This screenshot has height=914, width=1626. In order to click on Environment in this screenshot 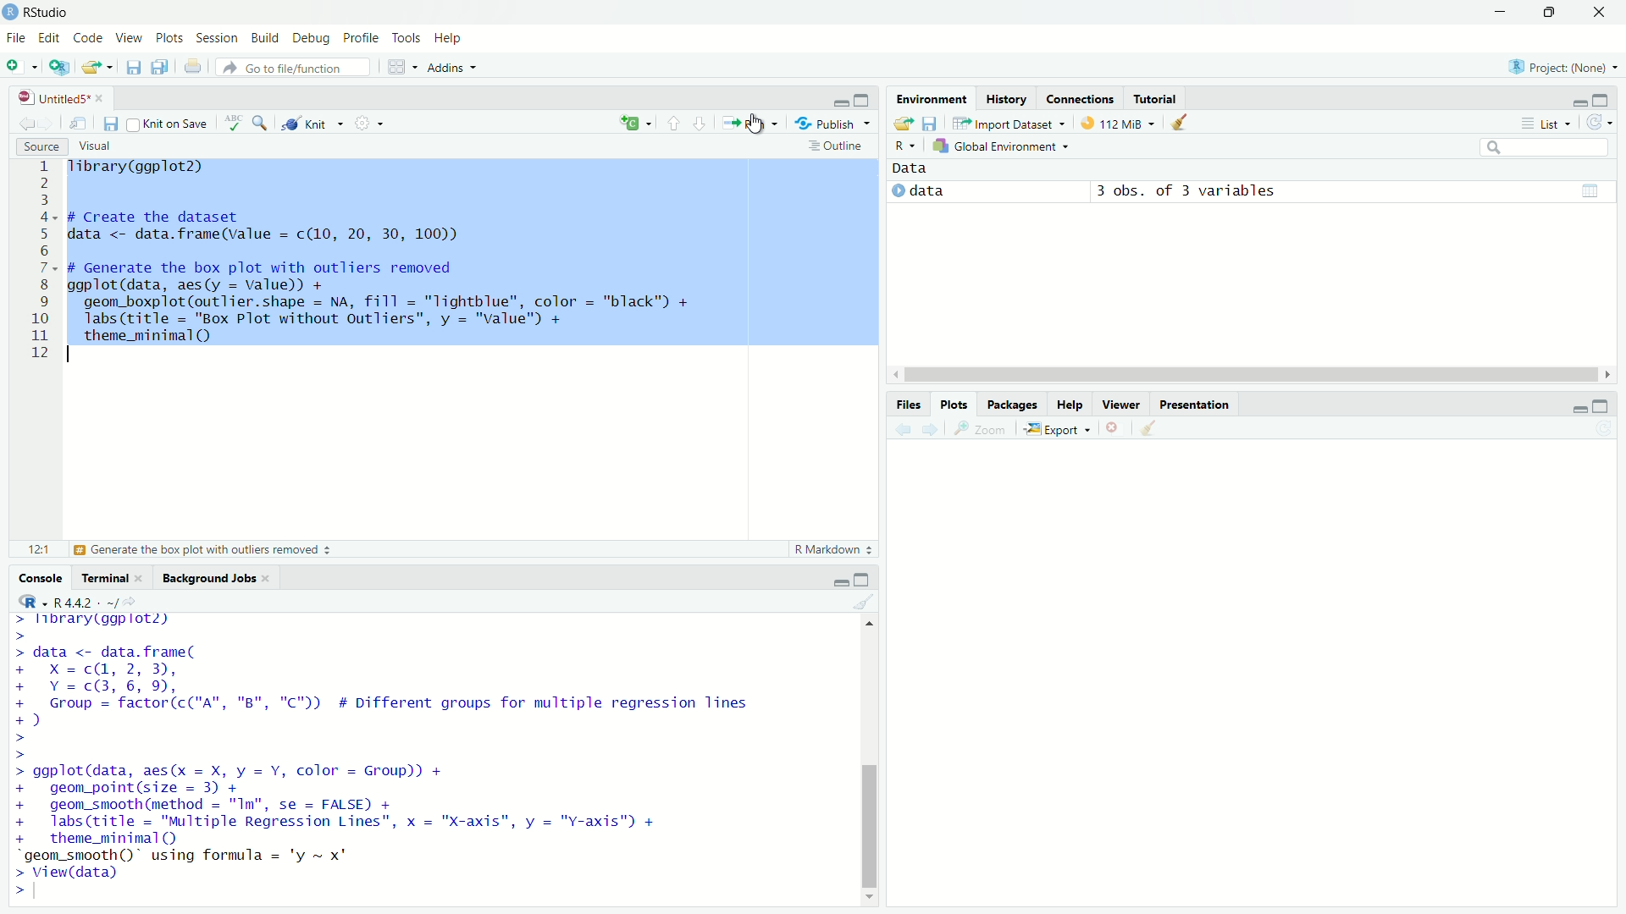, I will do `click(929, 98)`.